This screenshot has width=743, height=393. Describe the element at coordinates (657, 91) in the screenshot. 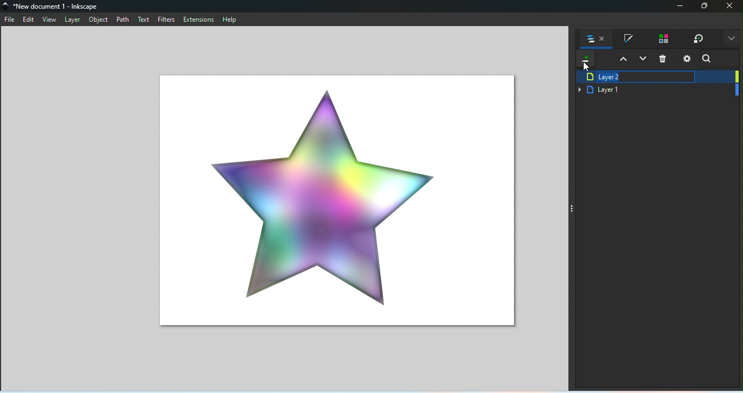

I see `Layer 1` at that location.